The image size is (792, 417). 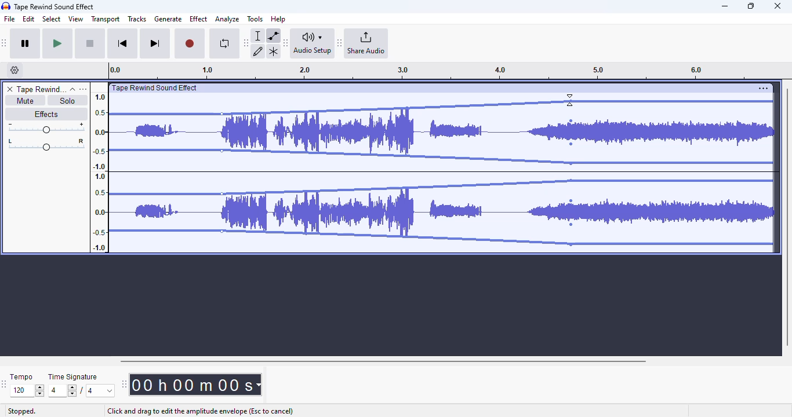 I want to click on track name, so click(x=41, y=90).